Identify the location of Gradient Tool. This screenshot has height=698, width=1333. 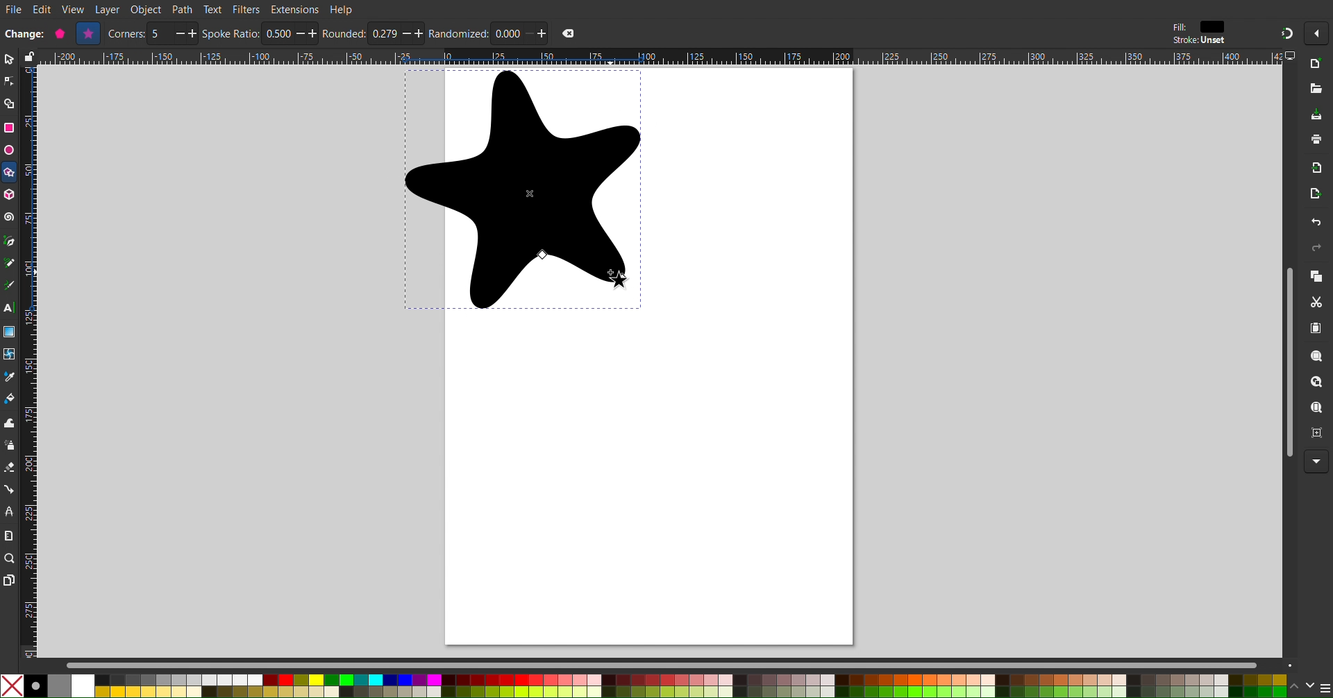
(10, 332).